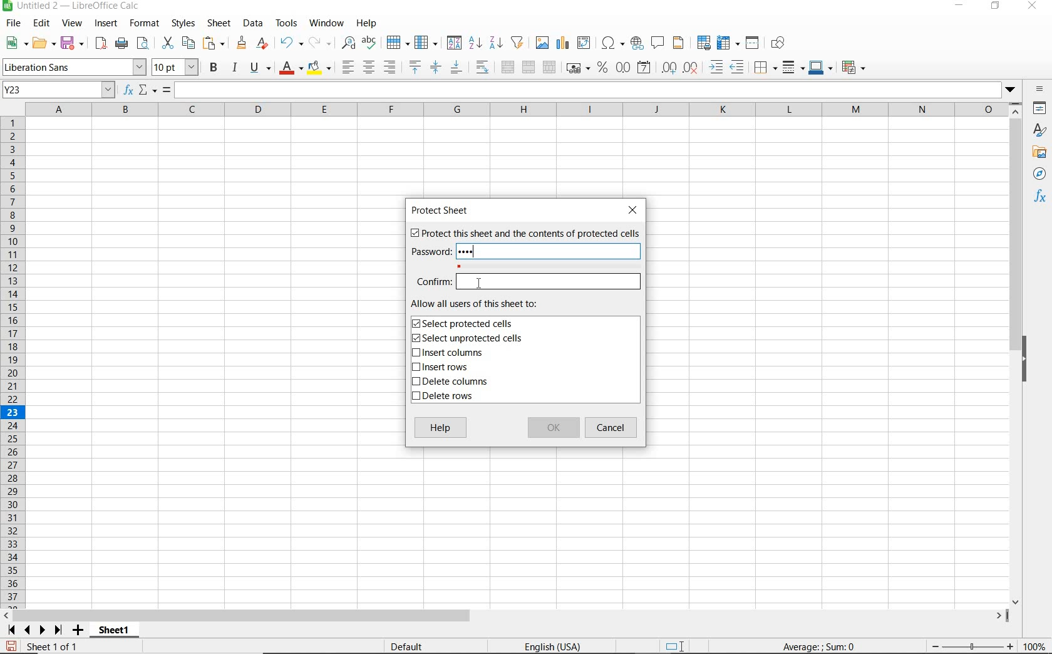  Describe the element at coordinates (428, 43) in the screenshot. I see `COLUMN` at that location.